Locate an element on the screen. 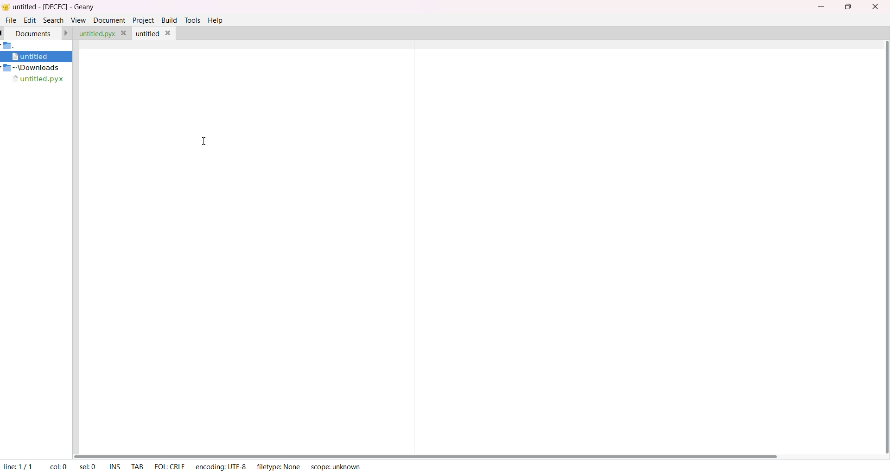 This screenshot has height=472, width=890. minimize is located at coordinates (820, 6).